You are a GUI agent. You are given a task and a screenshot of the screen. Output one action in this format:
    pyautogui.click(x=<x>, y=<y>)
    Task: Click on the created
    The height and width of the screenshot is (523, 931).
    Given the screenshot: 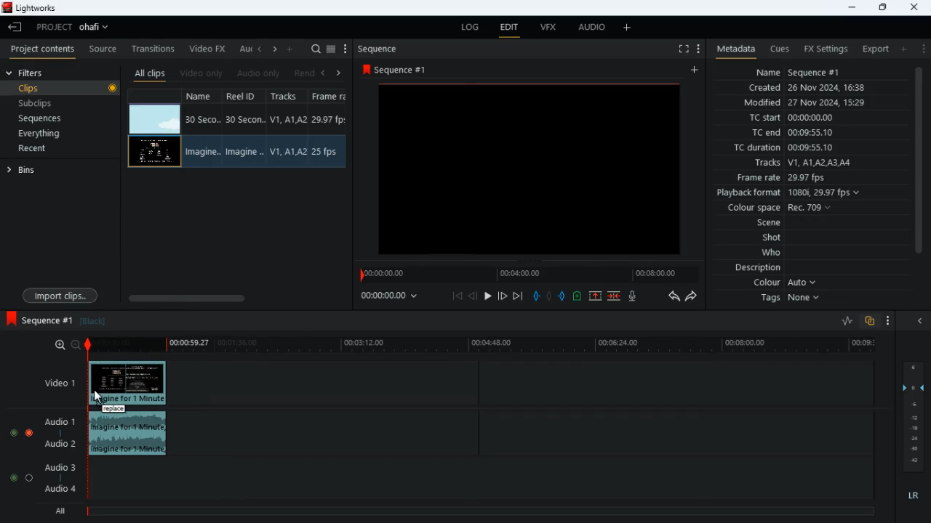 What is the action you would take?
    pyautogui.click(x=808, y=89)
    